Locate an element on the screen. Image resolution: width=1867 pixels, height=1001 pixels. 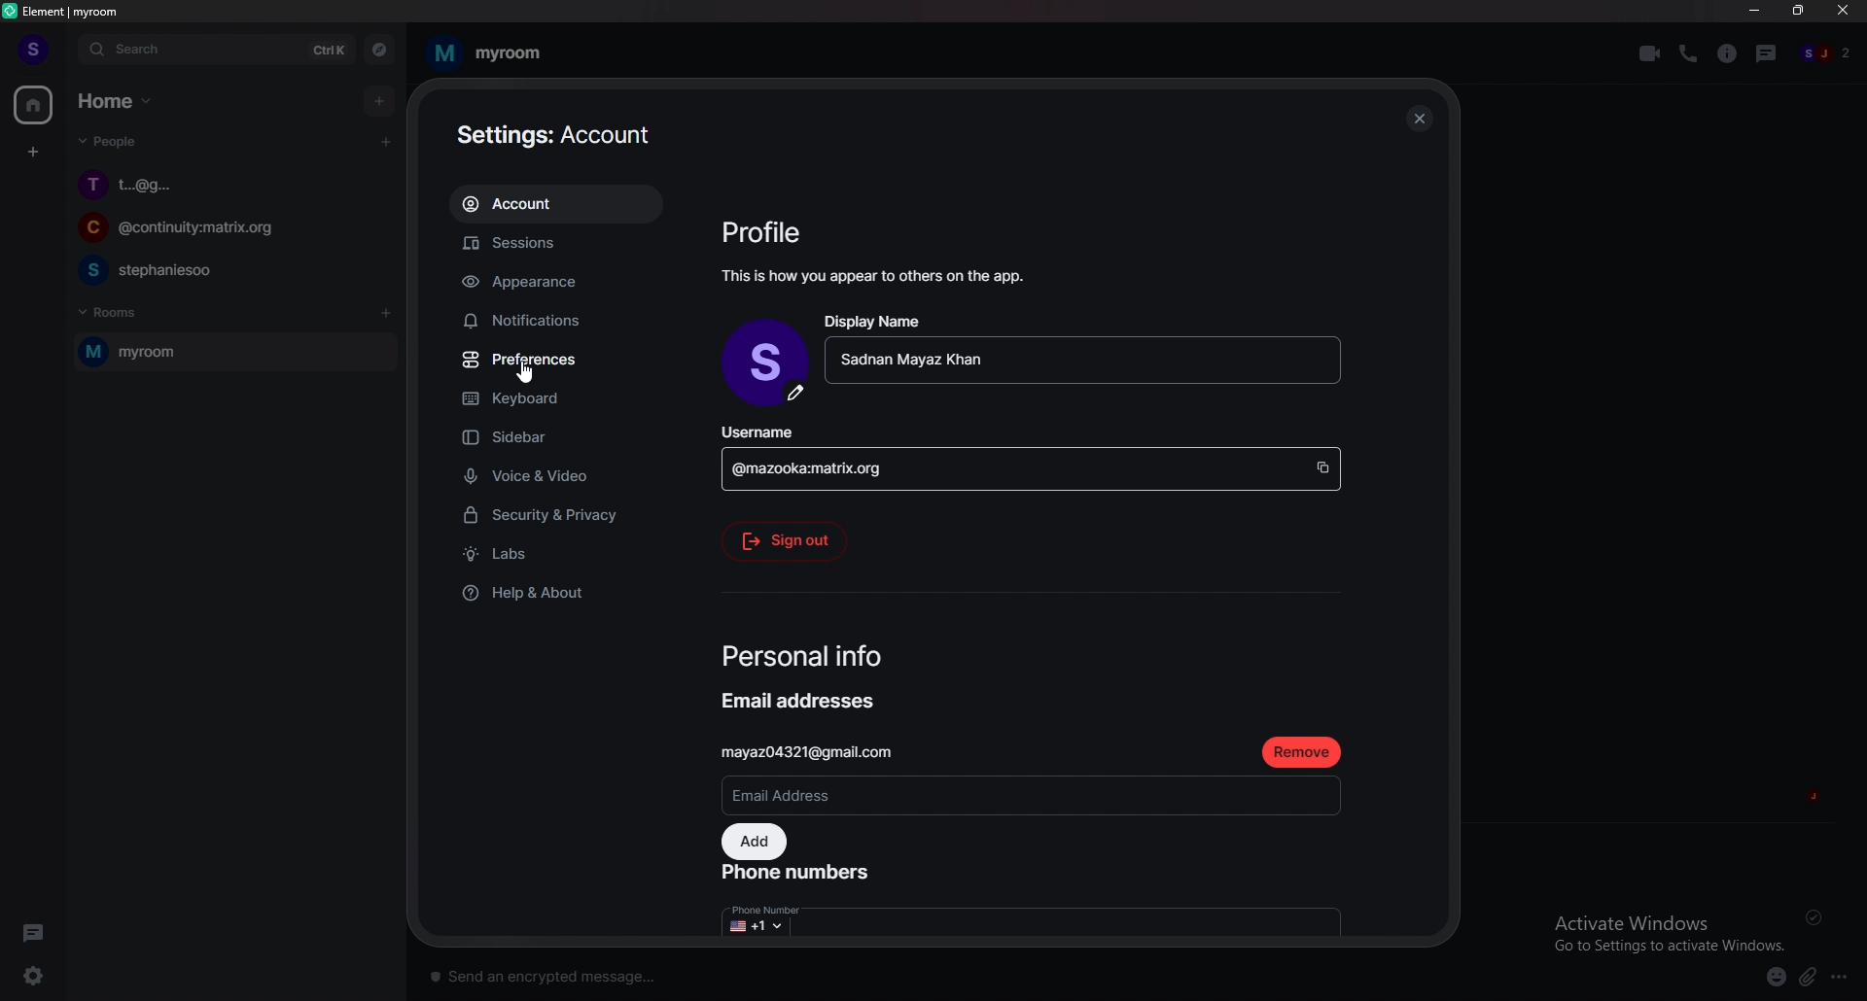
minimize is located at coordinates (1754, 11).